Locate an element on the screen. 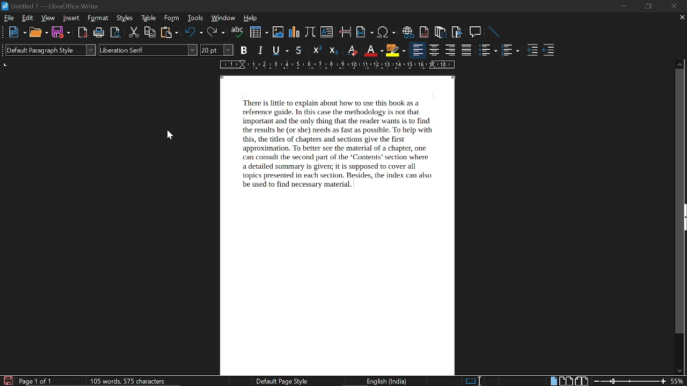 The image size is (687, 386). highlight is located at coordinates (395, 51).